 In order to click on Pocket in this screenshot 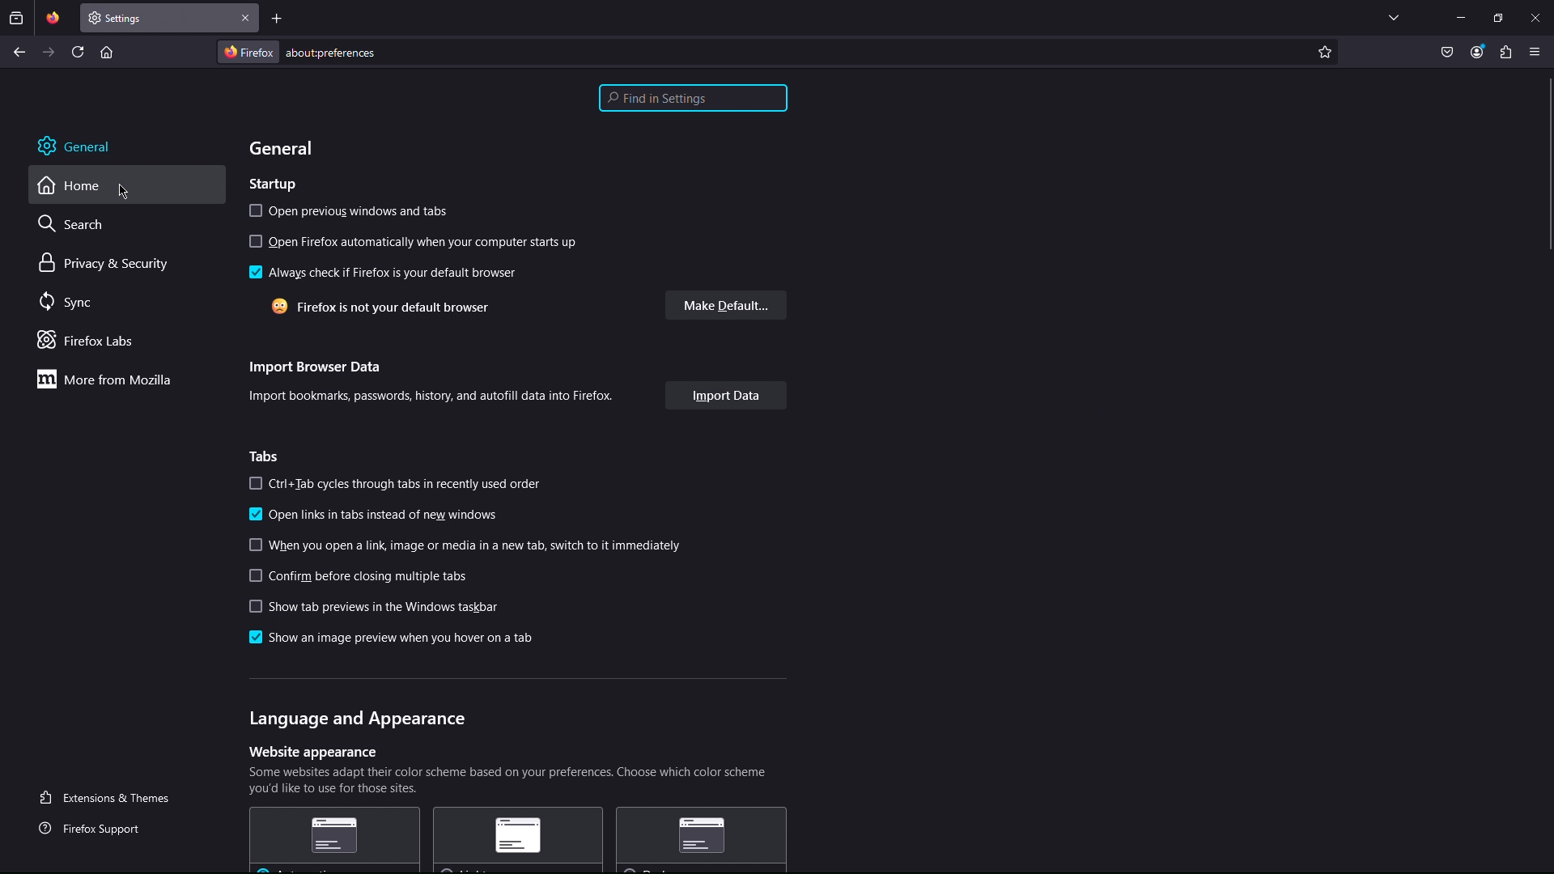, I will do `click(1448, 53)`.